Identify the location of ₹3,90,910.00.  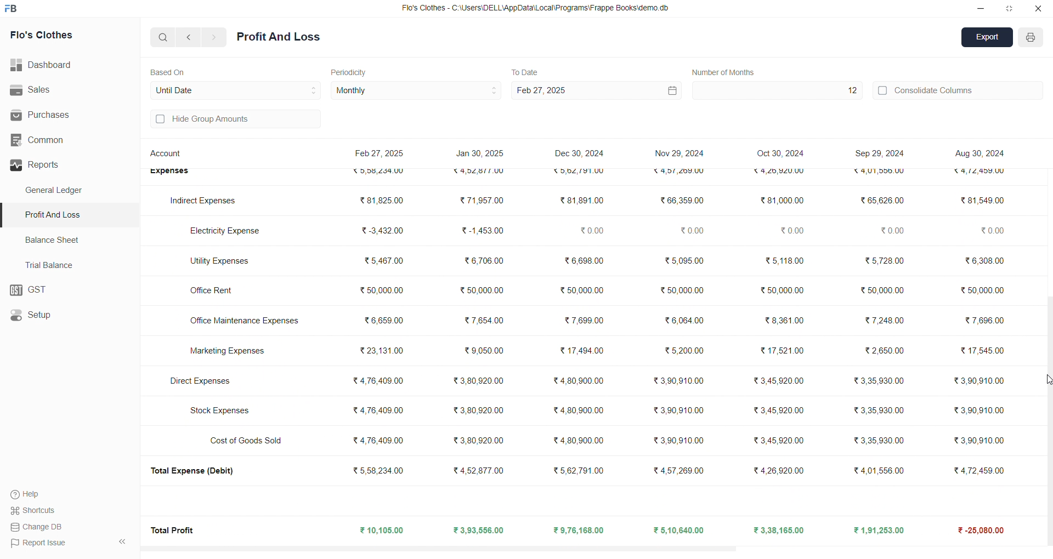
(977, 441).